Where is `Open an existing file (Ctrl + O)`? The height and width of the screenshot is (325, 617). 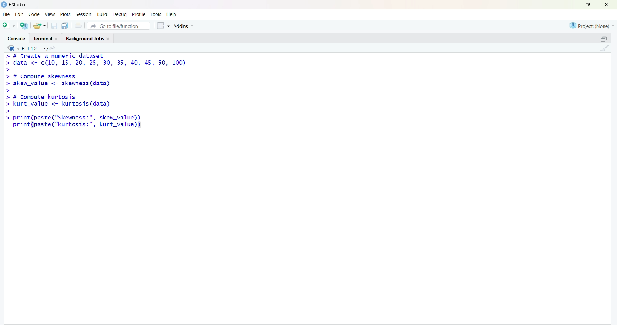
Open an existing file (Ctrl + O) is located at coordinates (40, 25).